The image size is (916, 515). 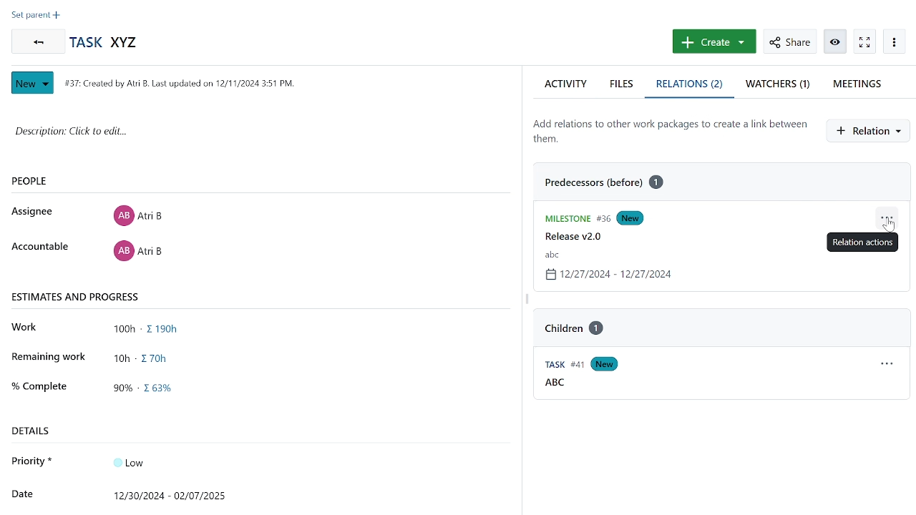 I want to click on meetings, so click(x=861, y=84).